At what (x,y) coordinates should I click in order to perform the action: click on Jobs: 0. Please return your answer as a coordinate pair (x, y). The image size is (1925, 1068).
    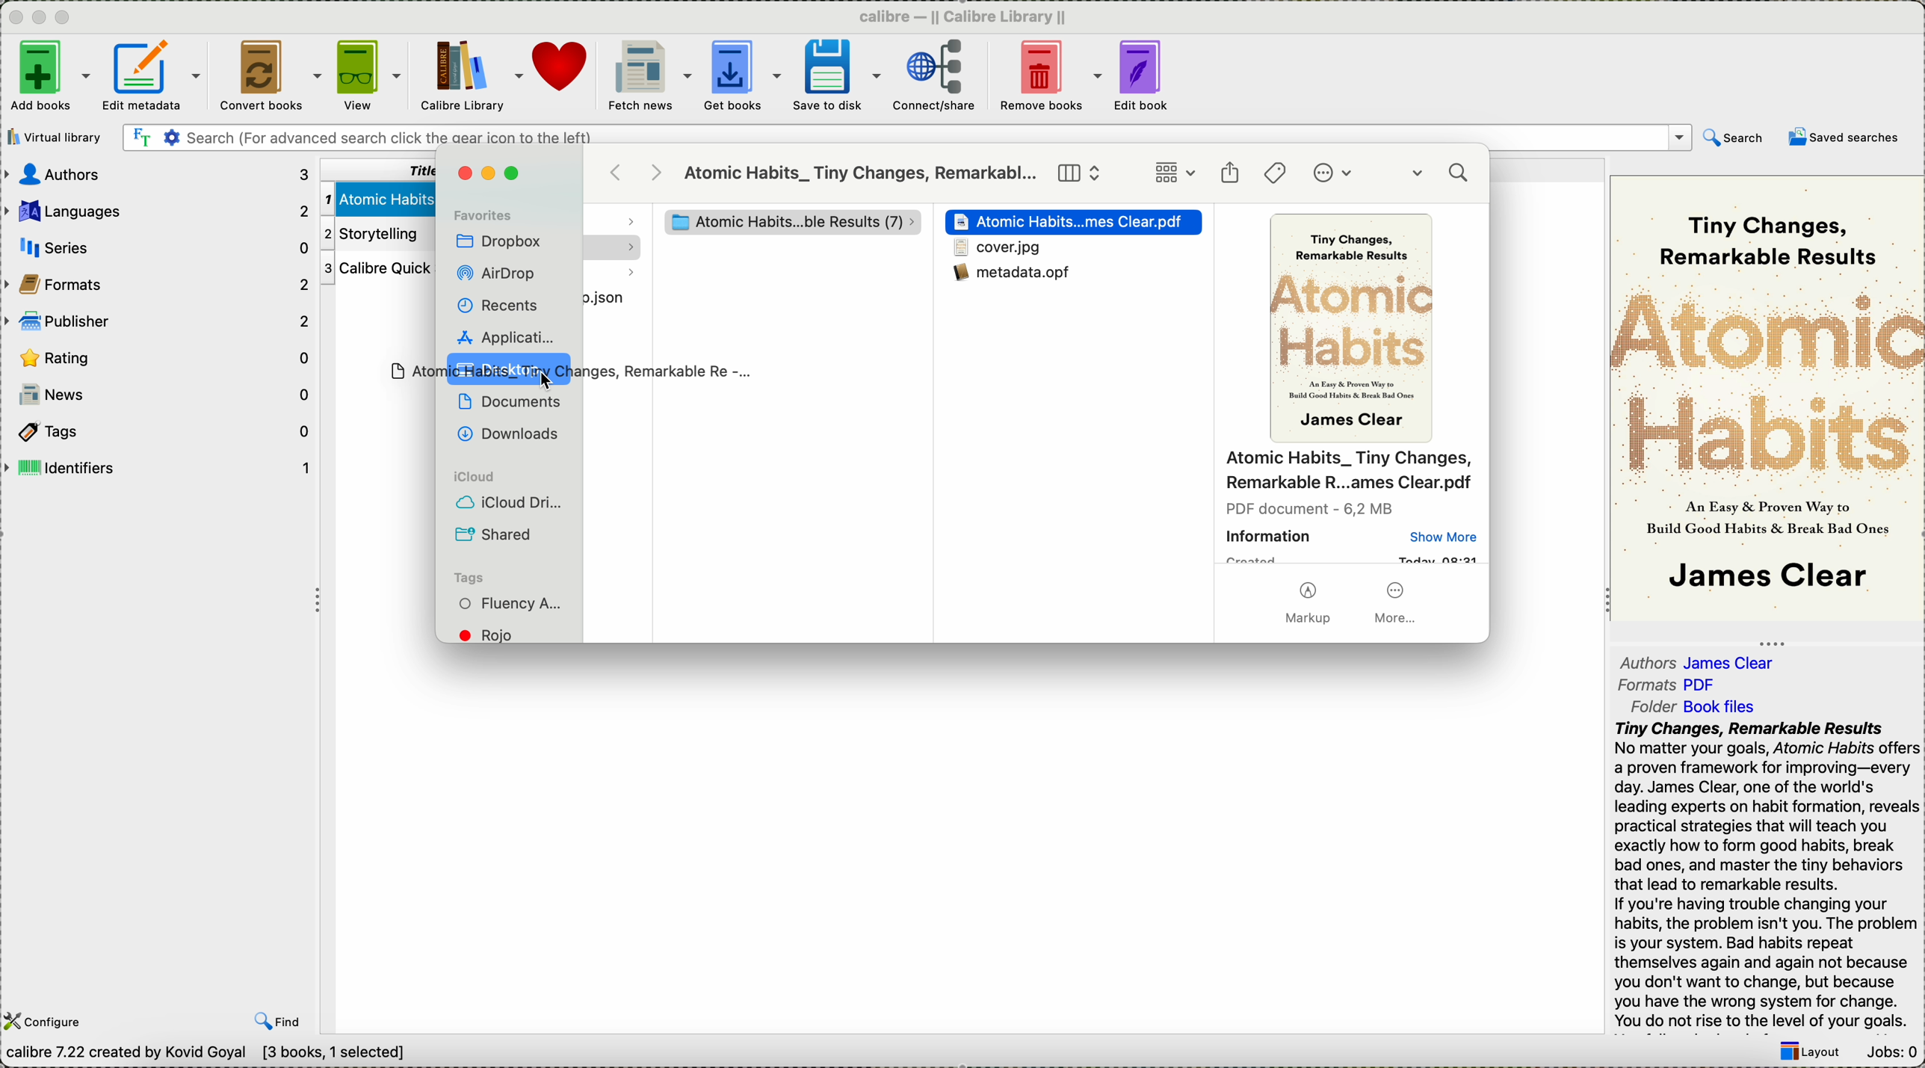
    Looking at the image, I should click on (1890, 1054).